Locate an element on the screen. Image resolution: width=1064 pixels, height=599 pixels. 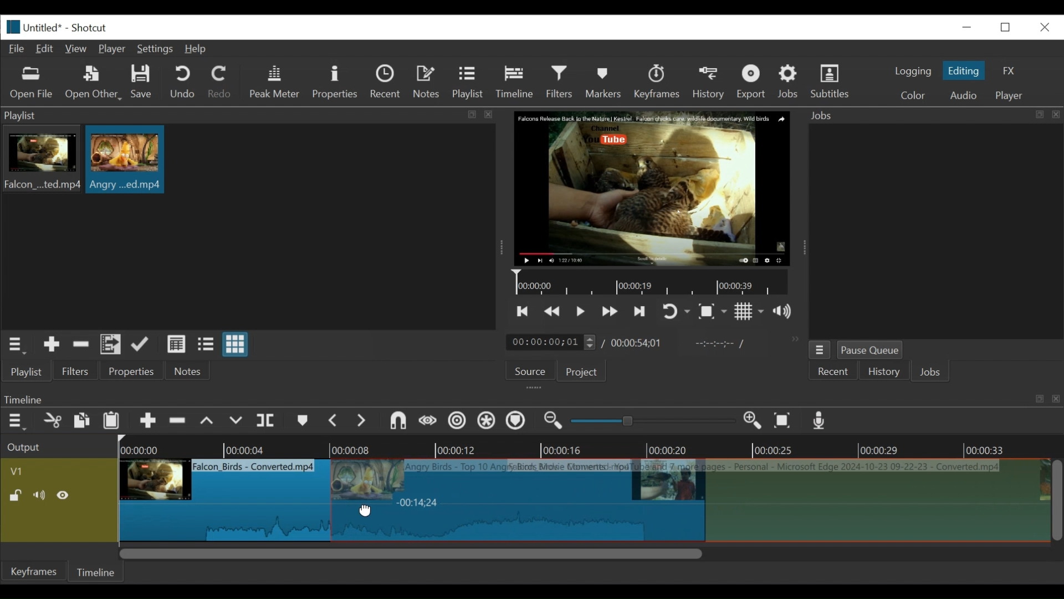
Jobs is located at coordinates (790, 81).